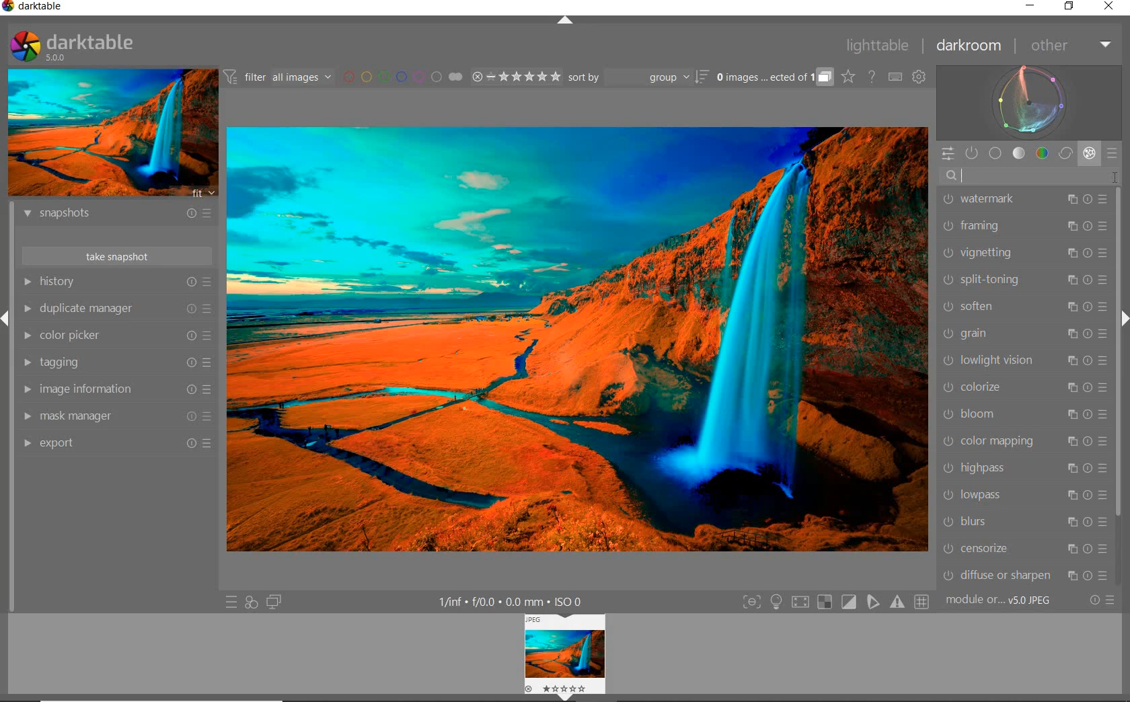 The height and width of the screenshot is (702, 1130). Describe the element at coordinates (919, 77) in the screenshot. I see `SHOW GLOBAL PREFERENCES` at that location.